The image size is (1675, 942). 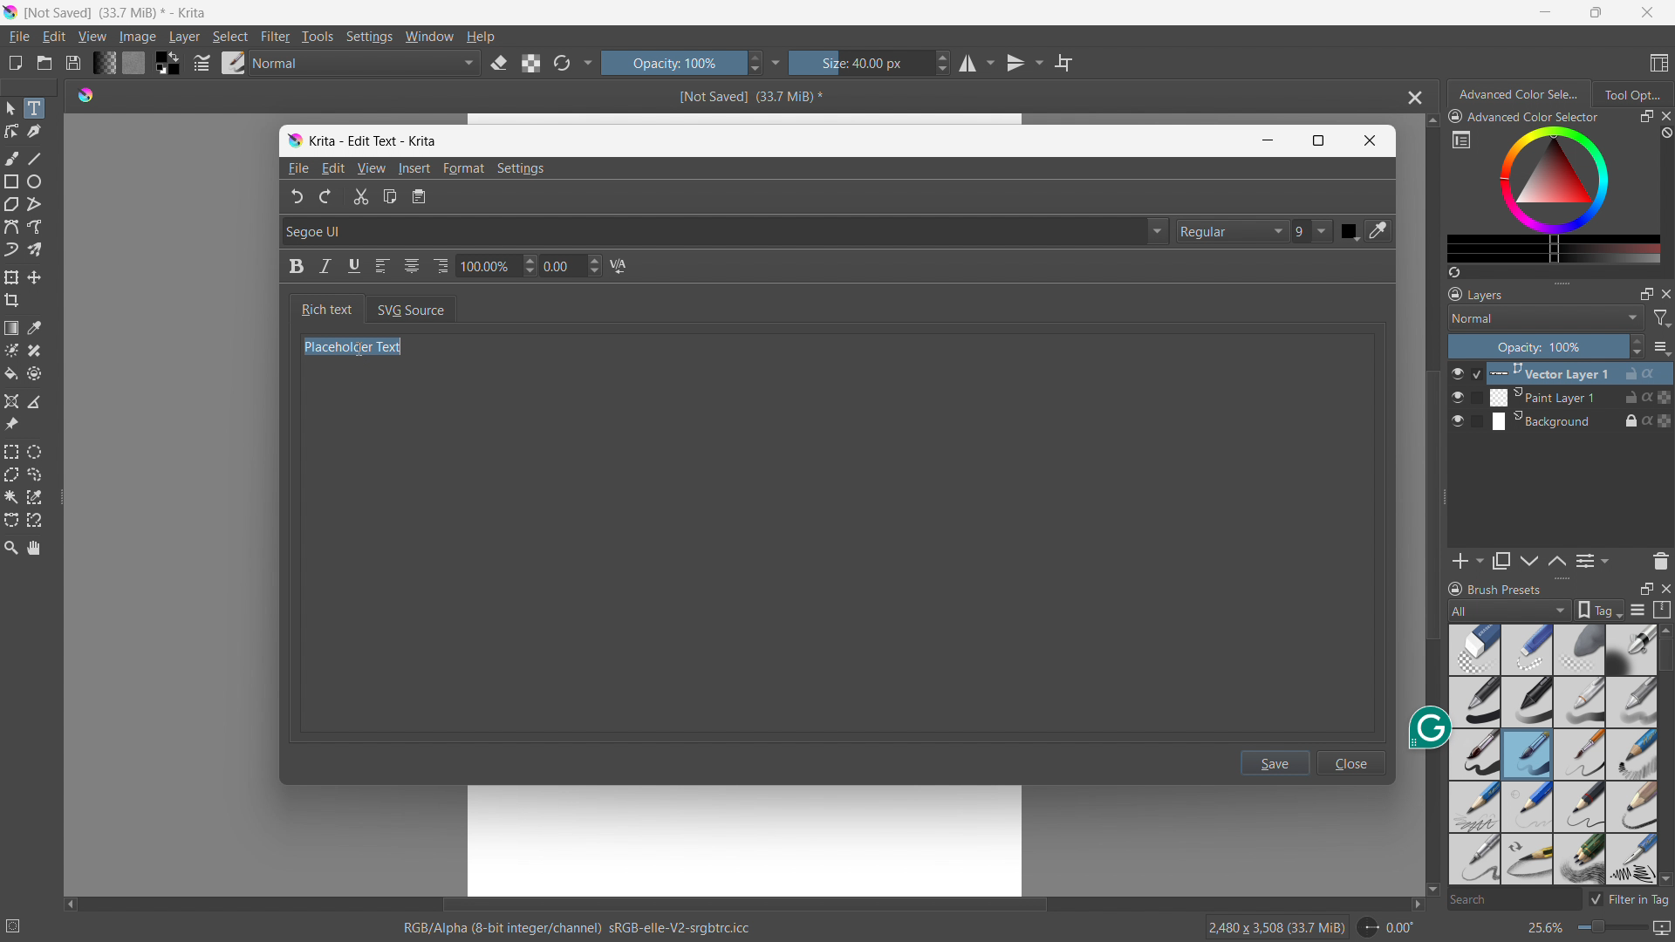 I want to click on close, so click(x=1353, y=762).